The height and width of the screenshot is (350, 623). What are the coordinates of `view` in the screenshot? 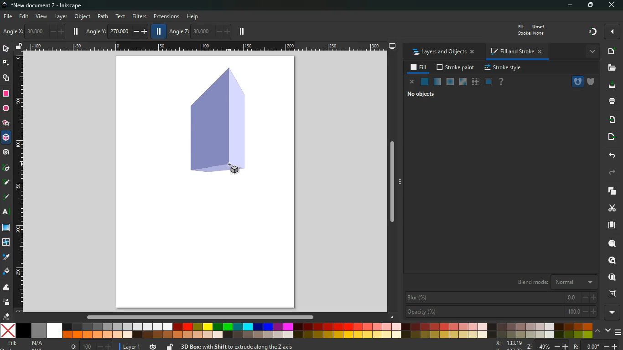 It's located at (42, 17).